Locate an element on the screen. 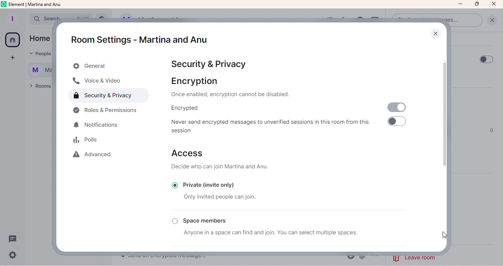  Space members is located at coordinates (204, 220).